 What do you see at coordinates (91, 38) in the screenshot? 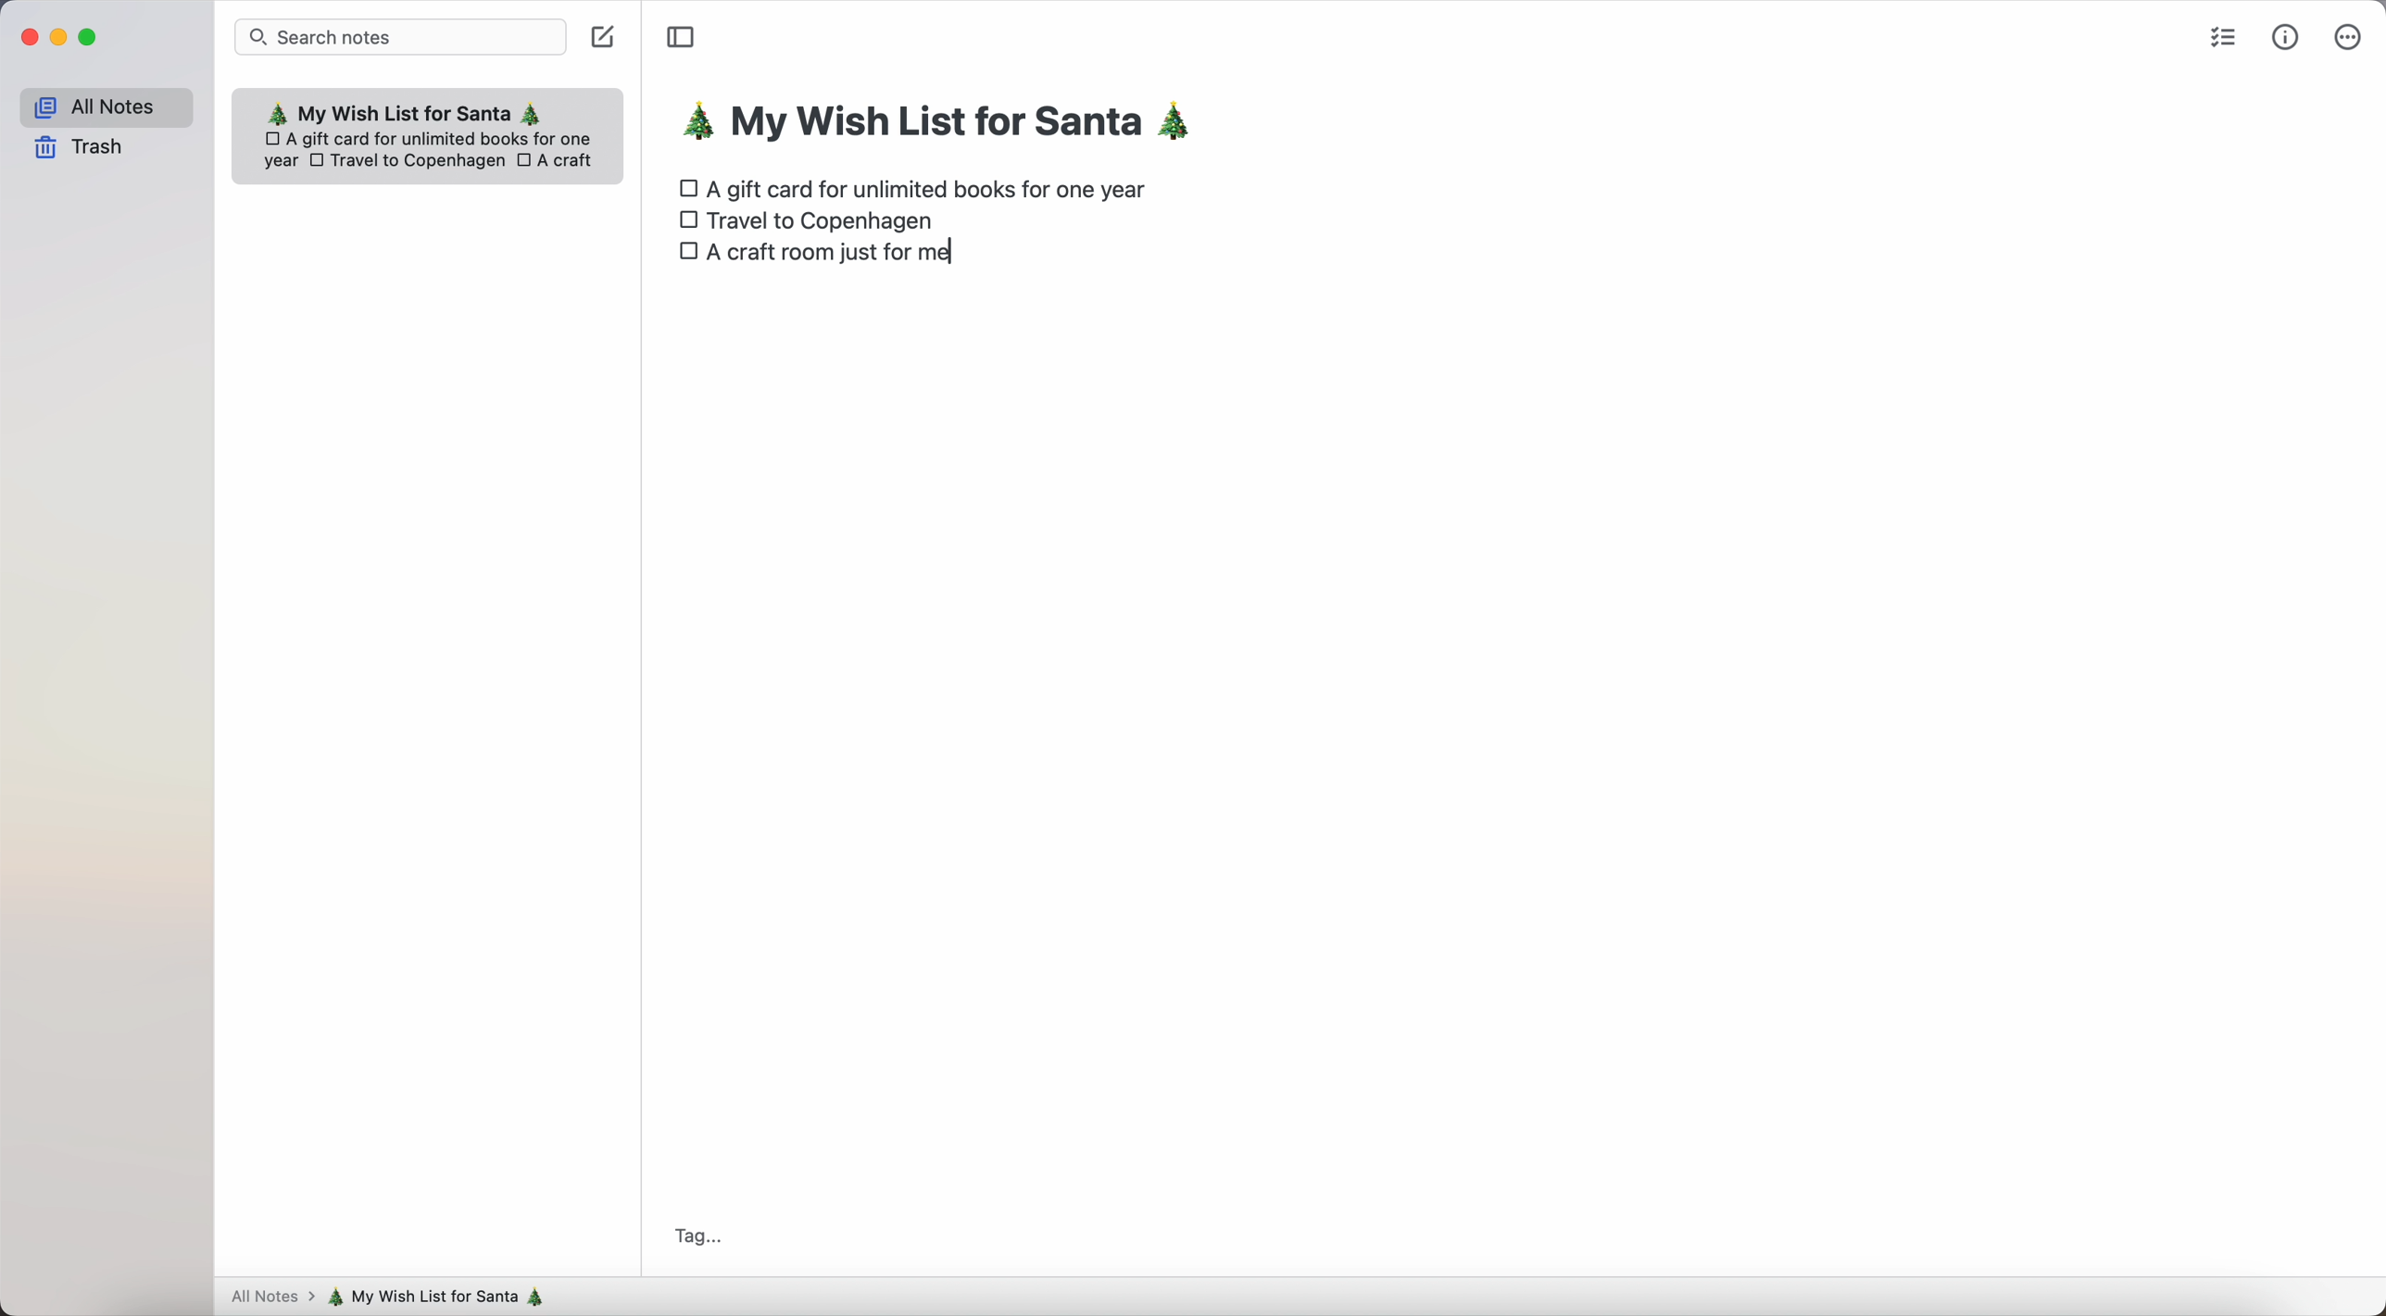
I see `maximize` at bounding box center [91, 38].